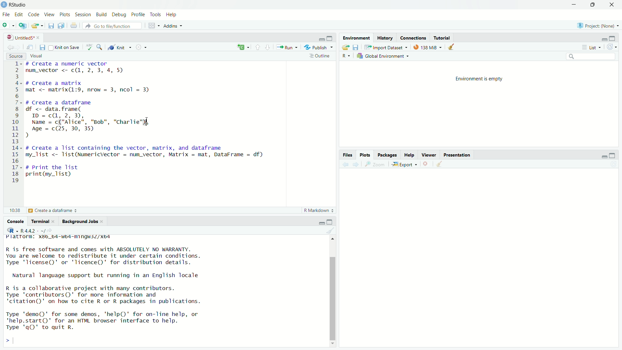 The width and height of the screenshot is (622, 350). Describe the element at coordinates (332, 231) in the screenshot. I see `clear` at that location.